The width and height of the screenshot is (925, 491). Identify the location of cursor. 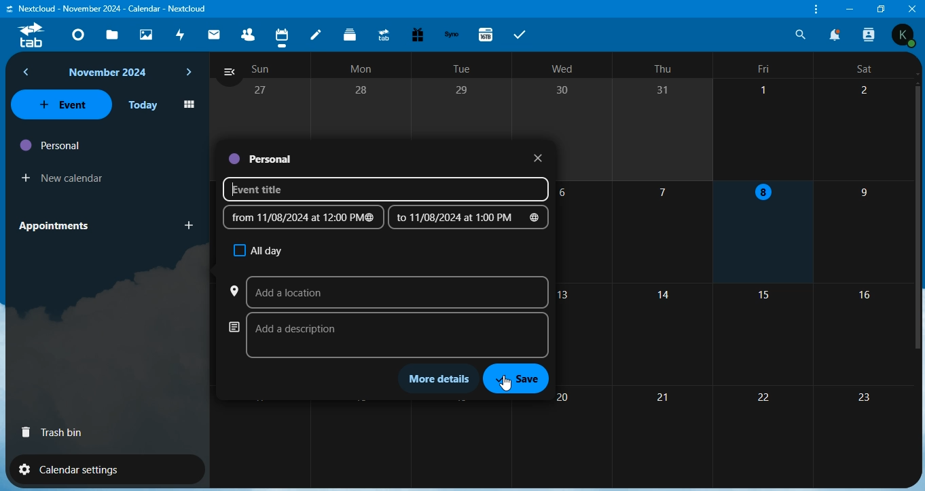
(513, 384).